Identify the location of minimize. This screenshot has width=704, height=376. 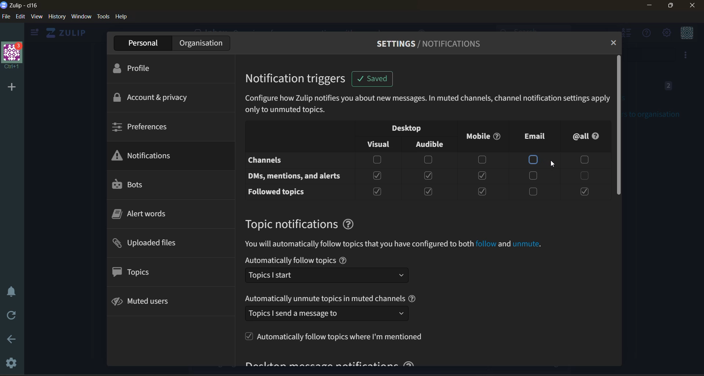
(650, 5).